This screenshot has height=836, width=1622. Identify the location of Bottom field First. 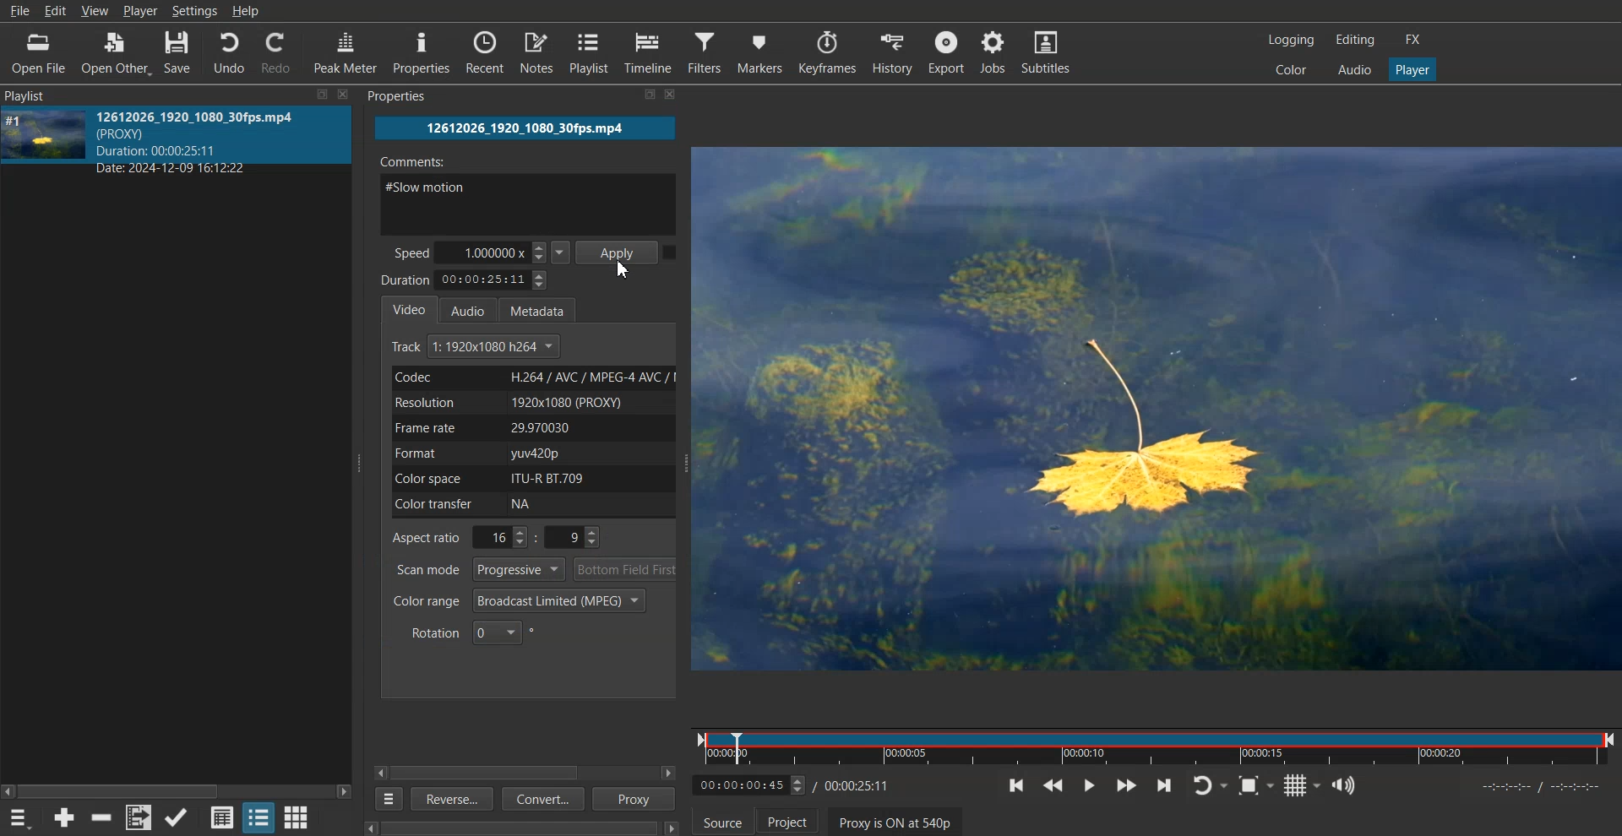
(626, 569).